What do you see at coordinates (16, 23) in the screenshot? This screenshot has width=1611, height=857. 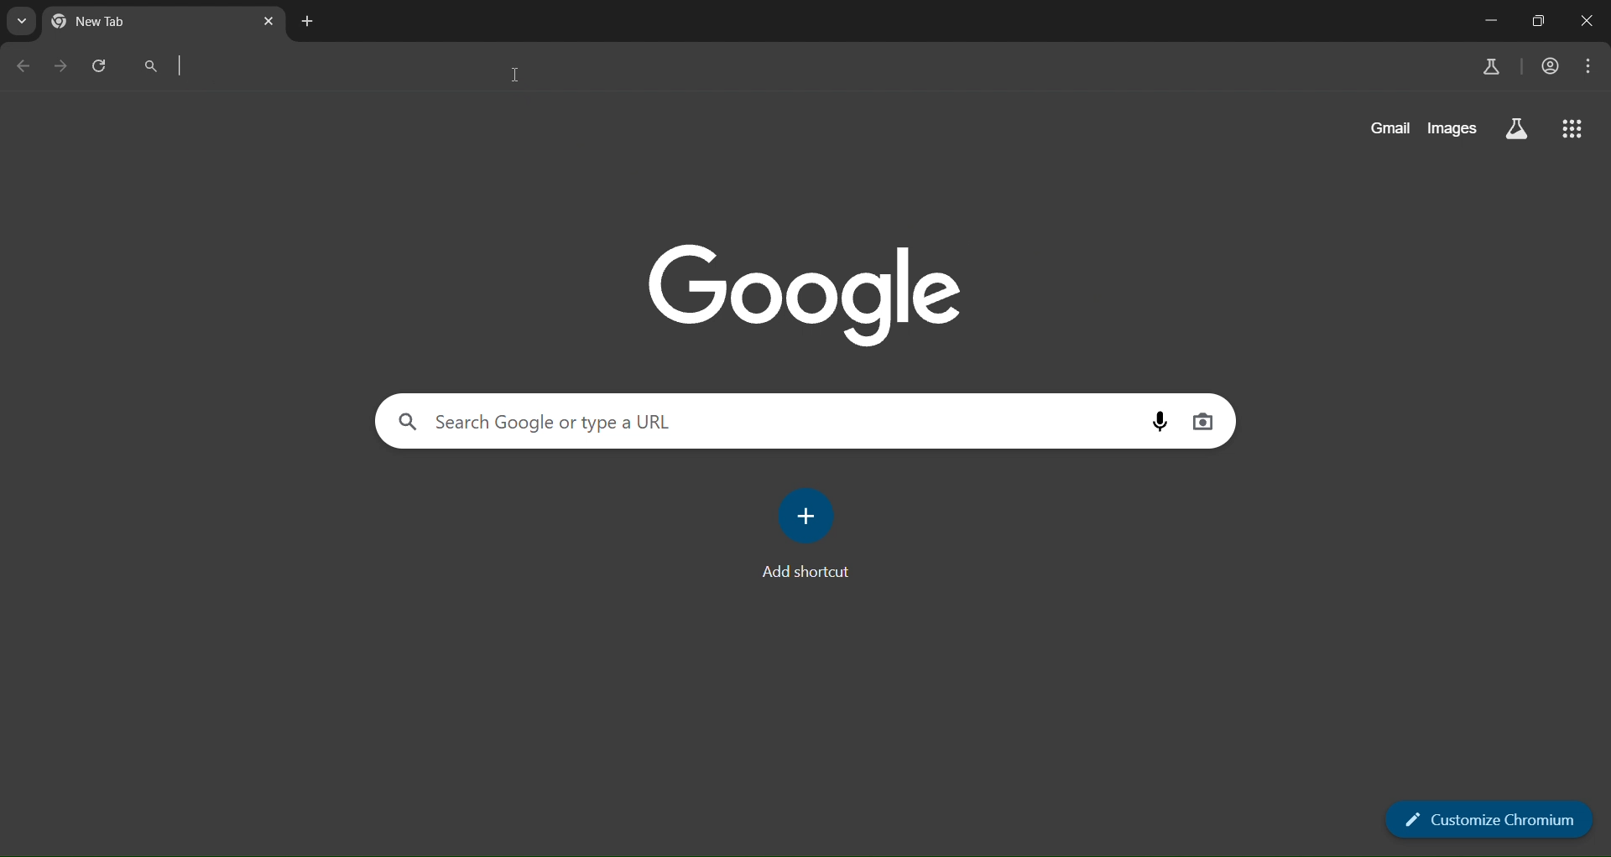 I see `search page` at bounding box center [16, 23].